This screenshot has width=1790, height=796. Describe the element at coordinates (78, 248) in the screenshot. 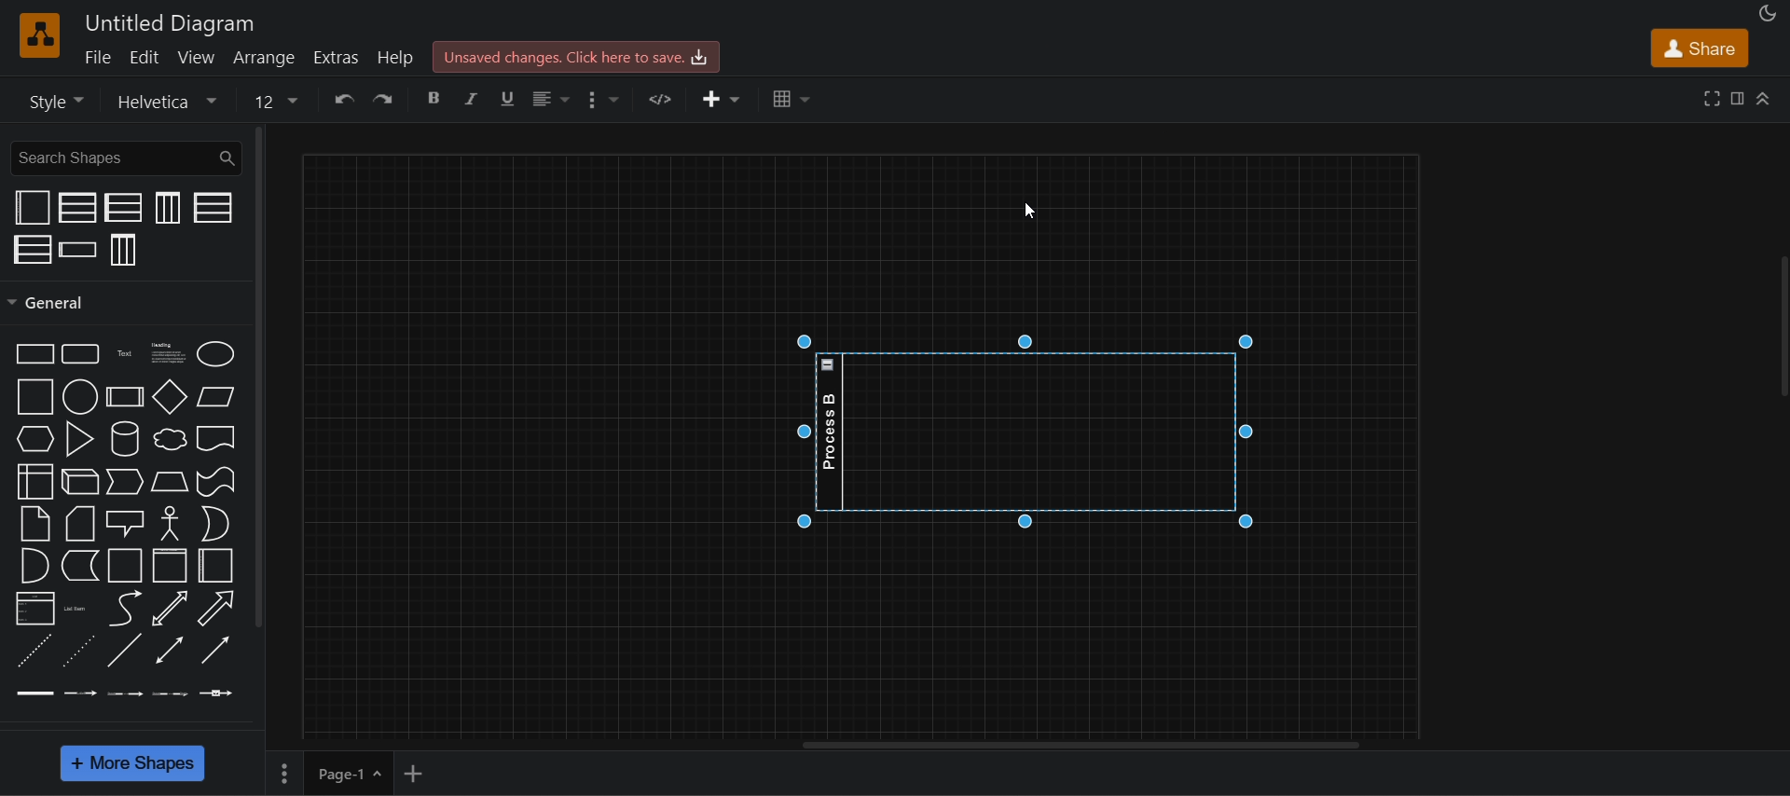

I see `horizontal swim lane` at that location.